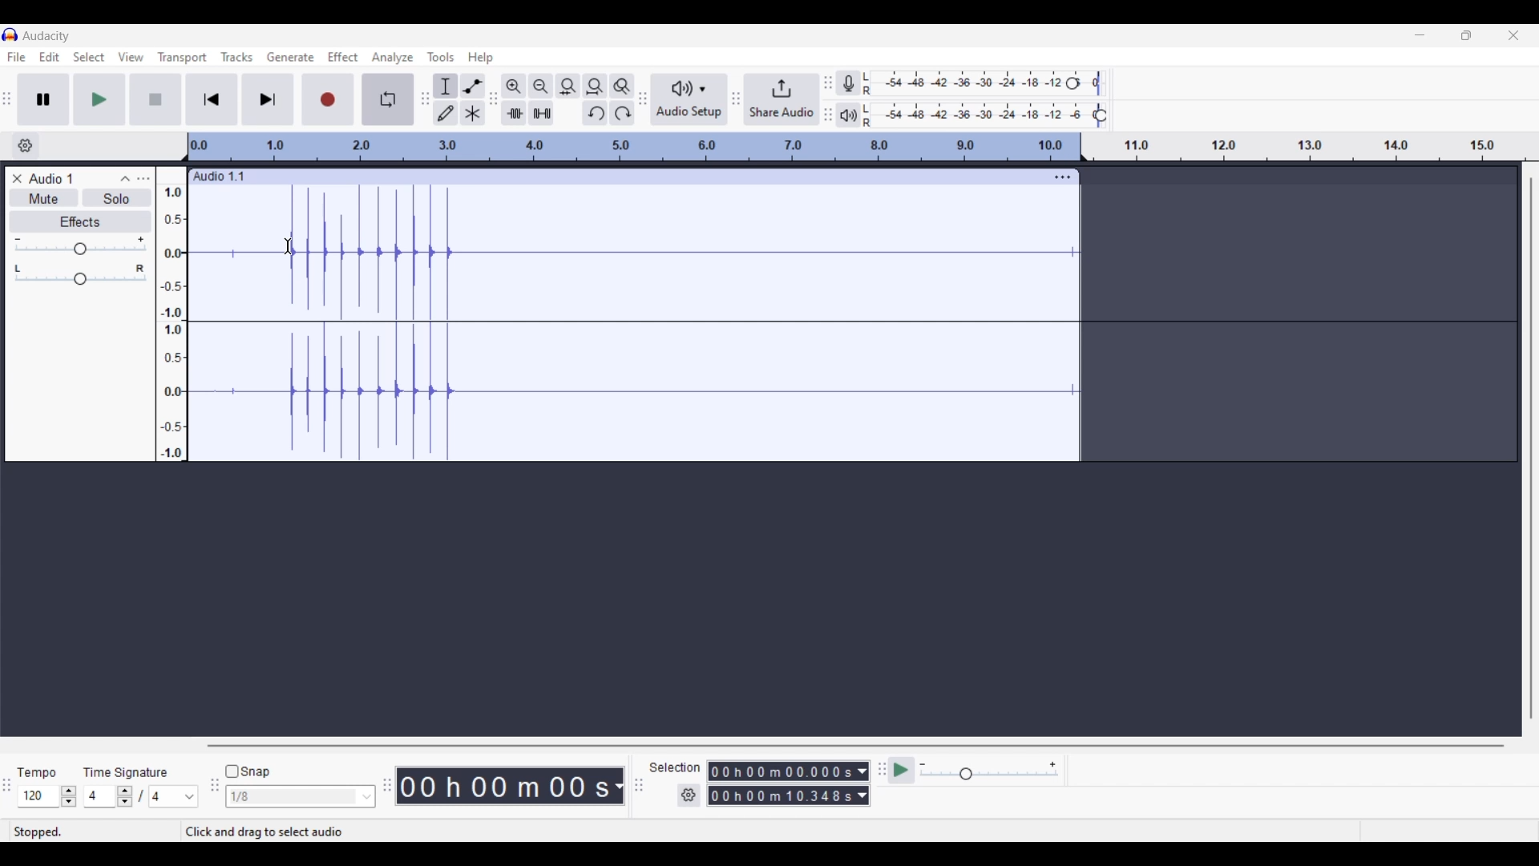 The width and height of the screenshot is (1539, 866). Describe the element at coordinates (47, 36) in the screenshot. I see `Software name` at that location.